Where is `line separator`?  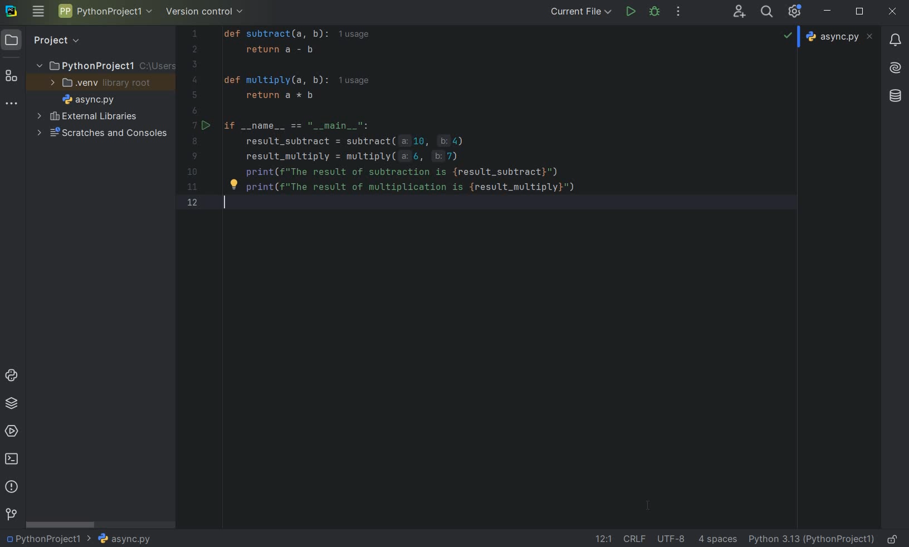
line separator is located at coordinates (634, 539).